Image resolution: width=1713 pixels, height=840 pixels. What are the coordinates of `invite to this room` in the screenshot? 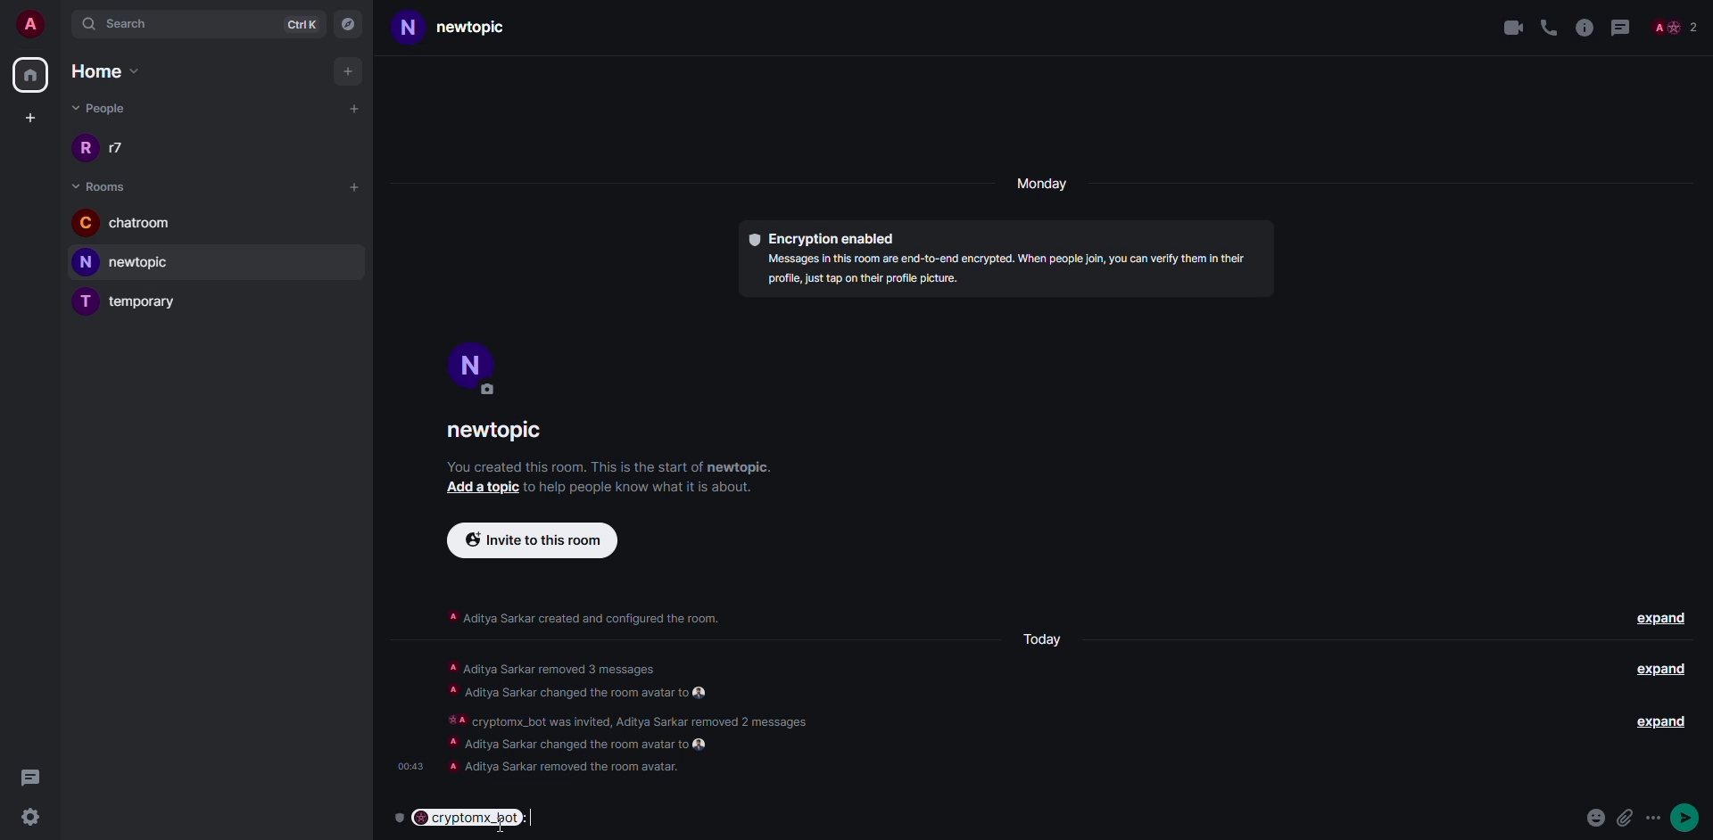 It's located at (532, 539).